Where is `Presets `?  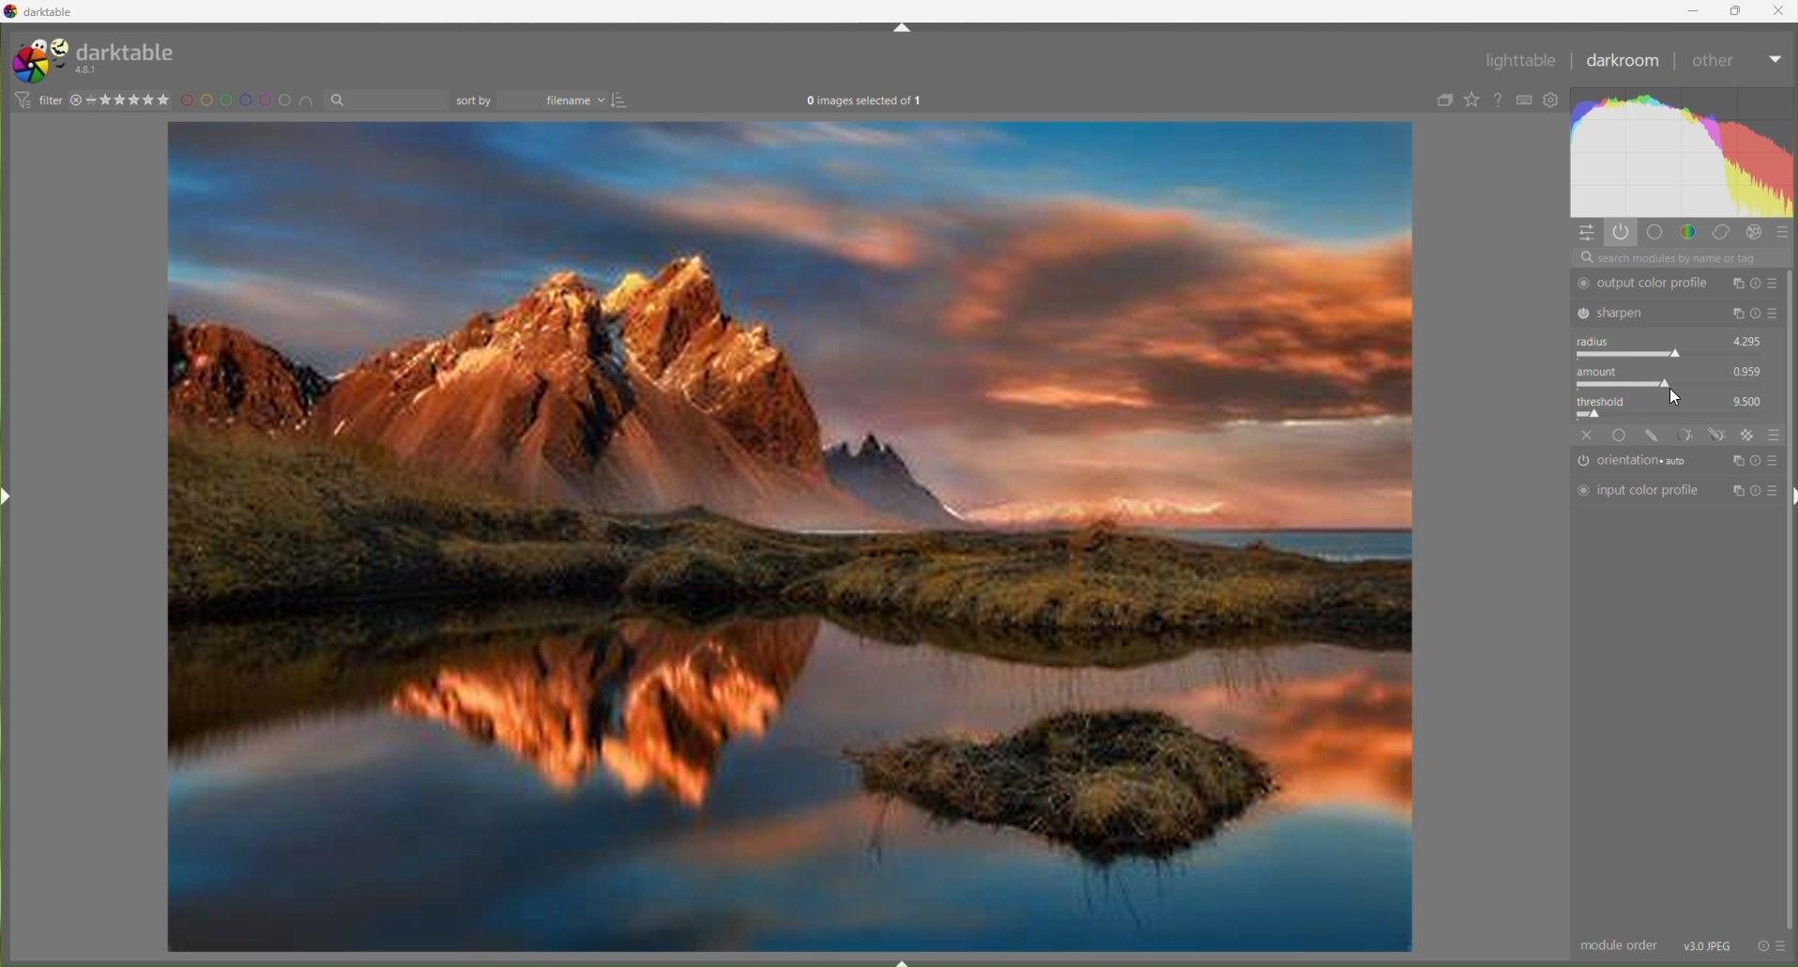 Presets  is located at coordinates (1775, 434).